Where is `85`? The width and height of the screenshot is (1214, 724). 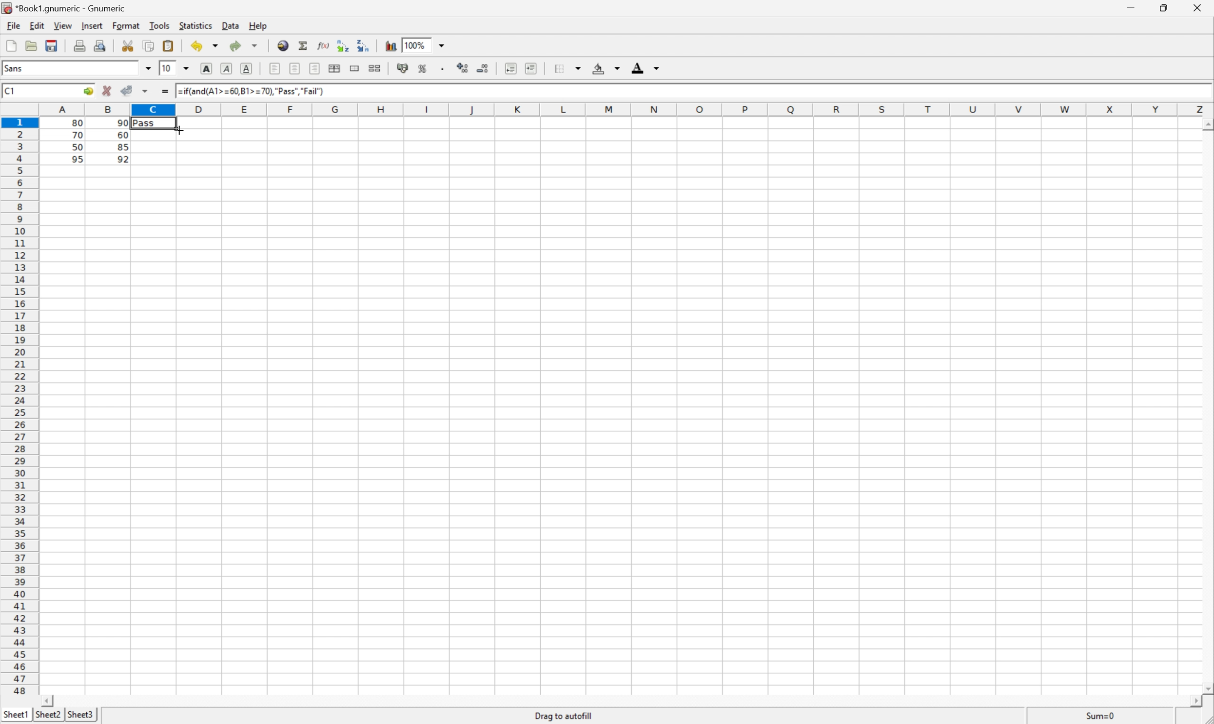 85 is located at coordinates (122, 148).